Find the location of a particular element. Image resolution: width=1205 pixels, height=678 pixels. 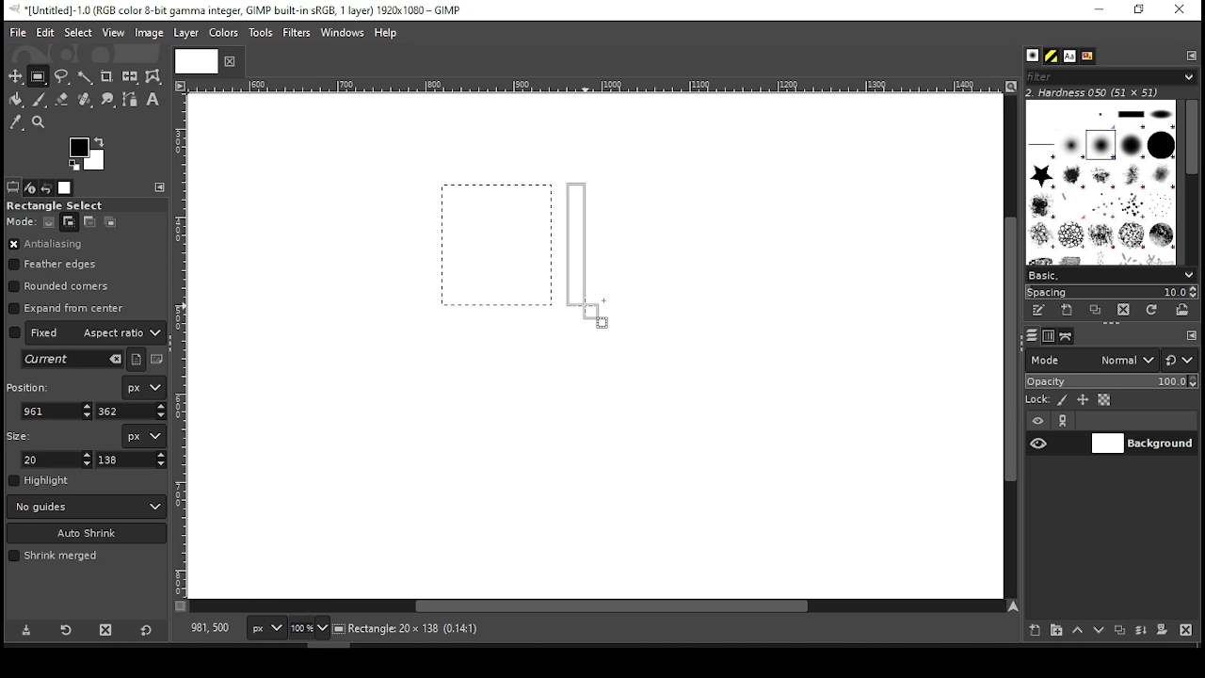

delete tool preset is located at coordinates (111, 629).